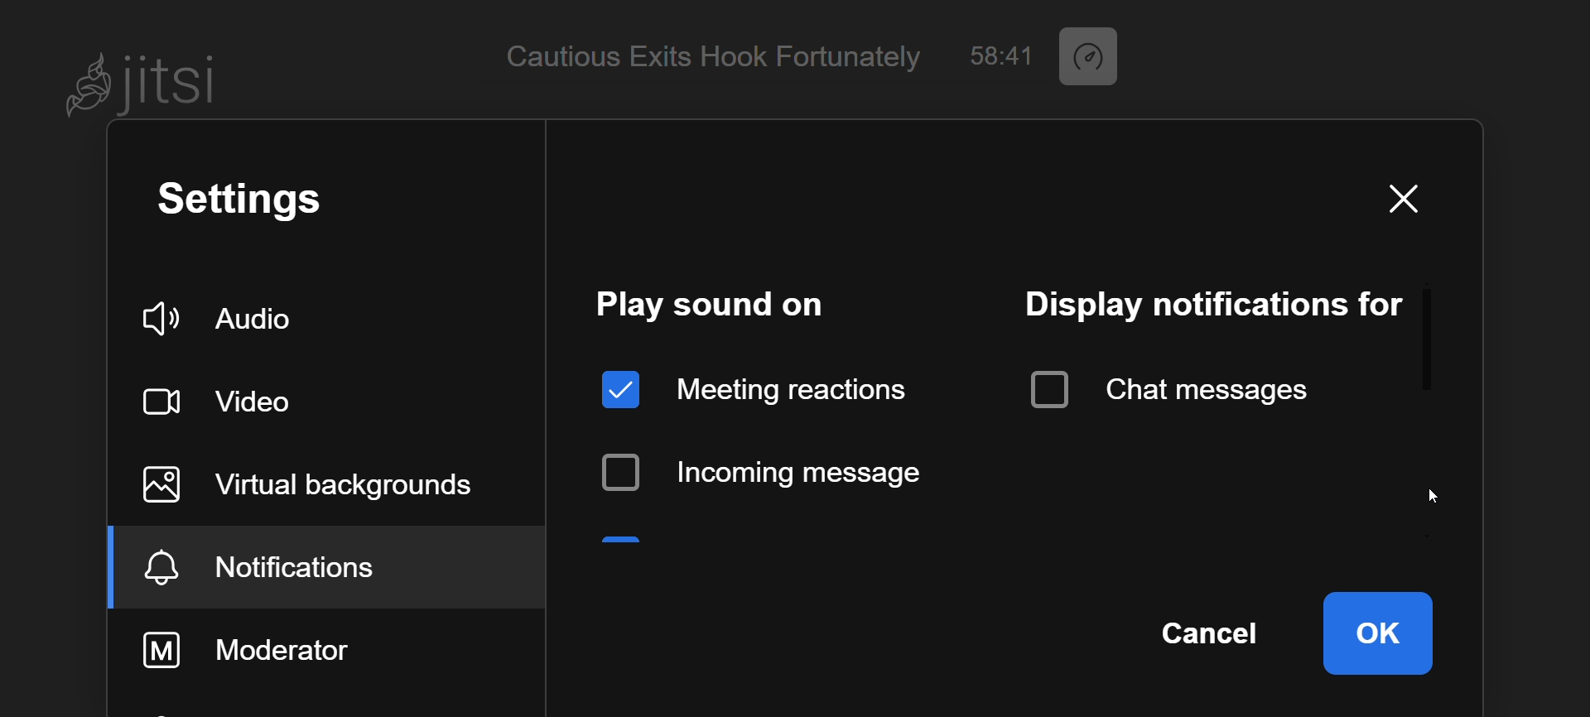 The height and width of the screenshot is (717, 1590). Describe the element at coordinates (142, 84) in the screenshot. I see `Jitsi` at that location.